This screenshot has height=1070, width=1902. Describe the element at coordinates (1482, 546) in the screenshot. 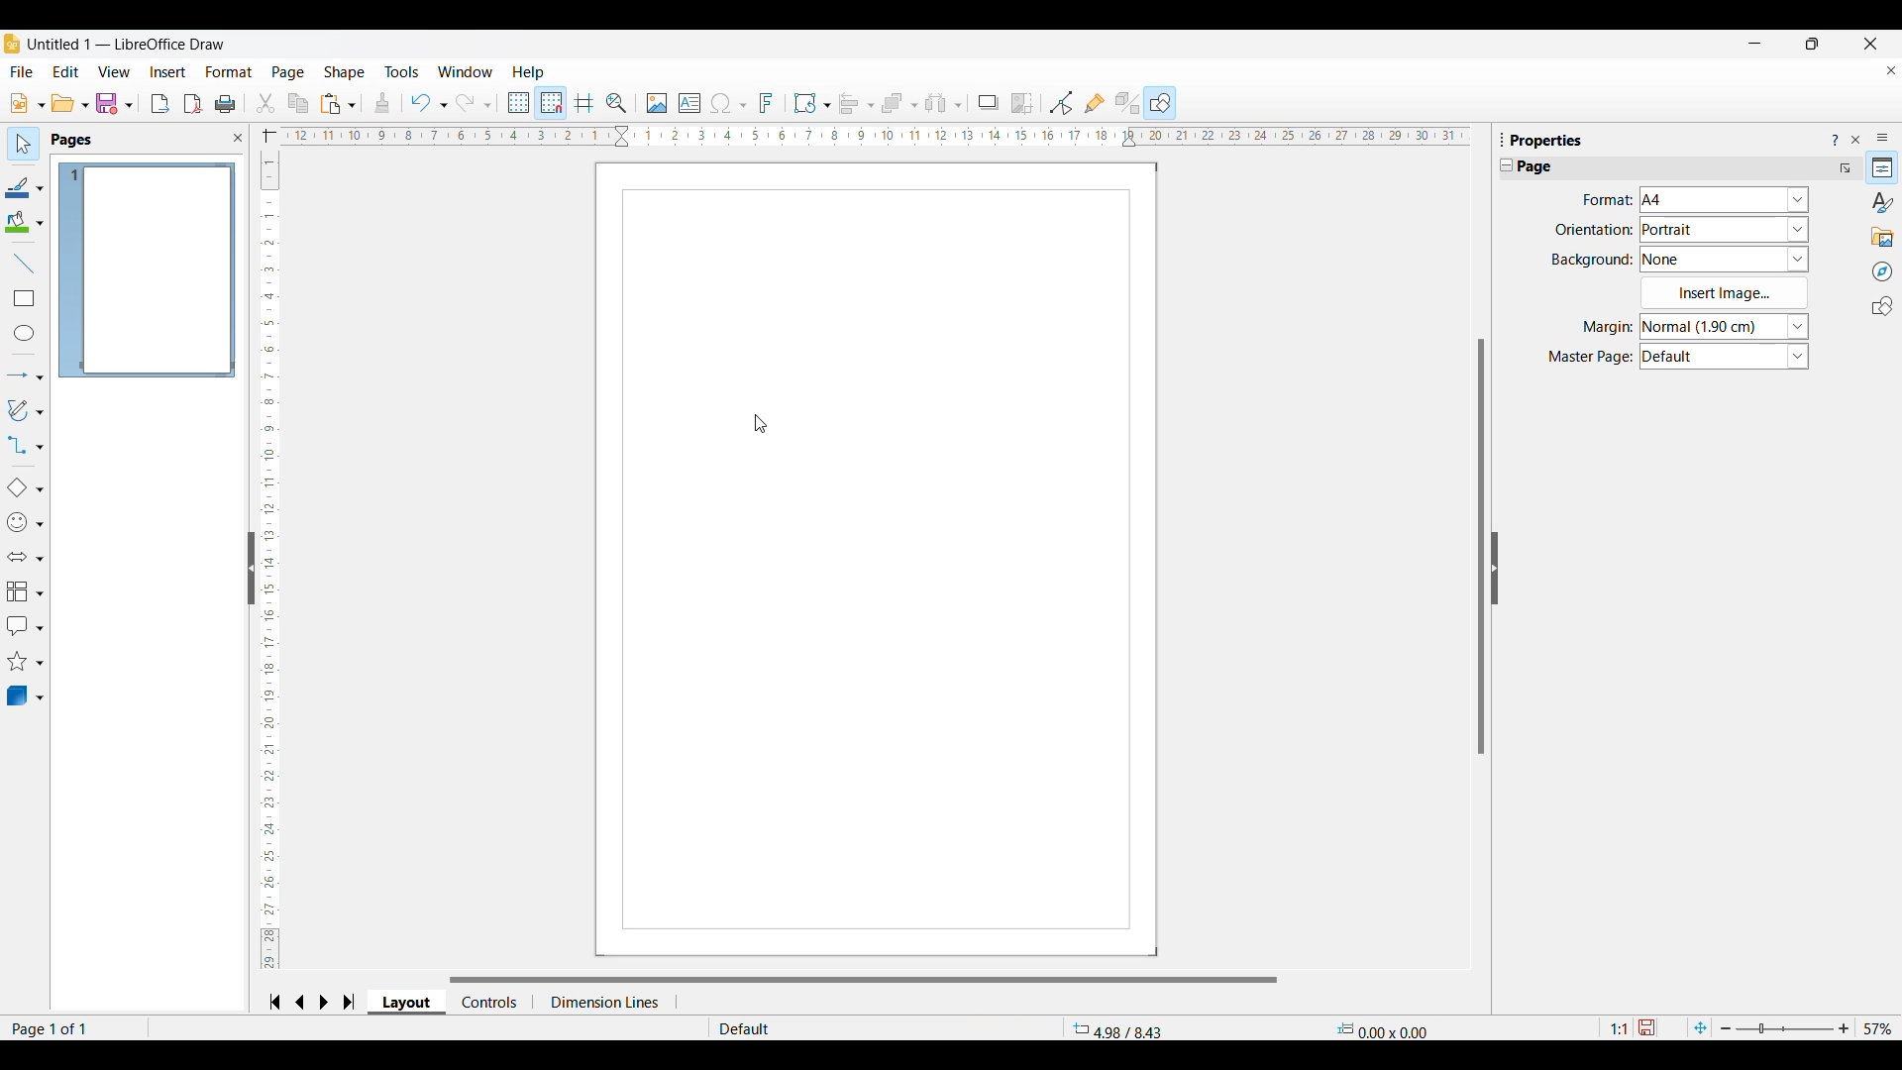

I see `Vertical slider` at that location.